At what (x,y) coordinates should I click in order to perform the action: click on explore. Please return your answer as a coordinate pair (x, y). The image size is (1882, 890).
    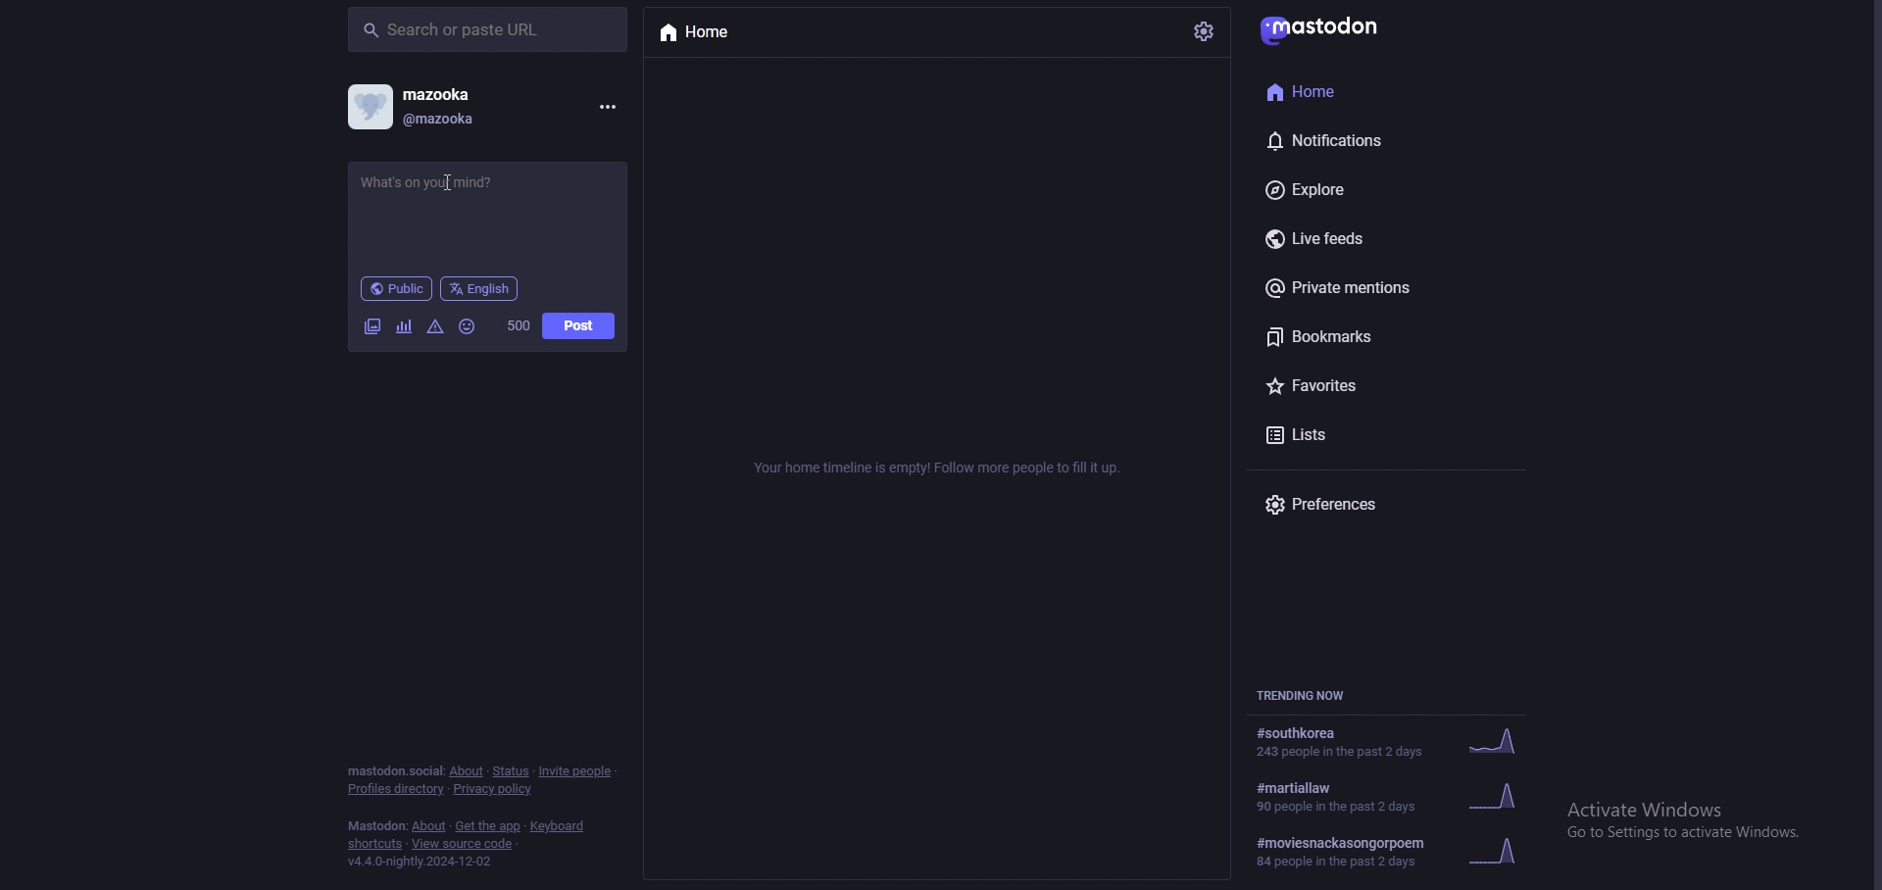
    Looking at the image, I should click on (1361, 188).